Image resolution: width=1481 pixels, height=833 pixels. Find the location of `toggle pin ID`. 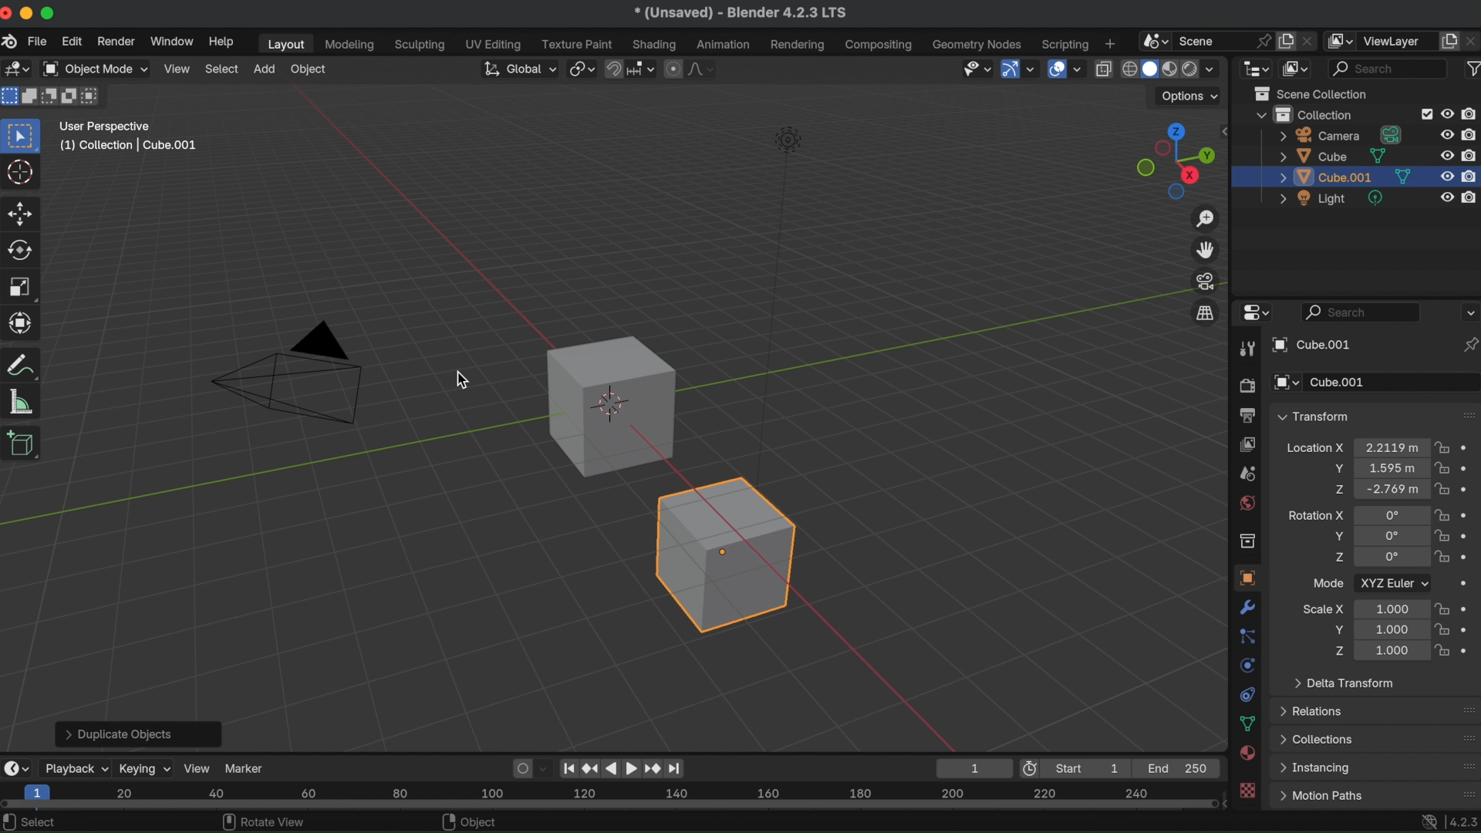

toggle pin ID is located at coordinates (1470, 345).